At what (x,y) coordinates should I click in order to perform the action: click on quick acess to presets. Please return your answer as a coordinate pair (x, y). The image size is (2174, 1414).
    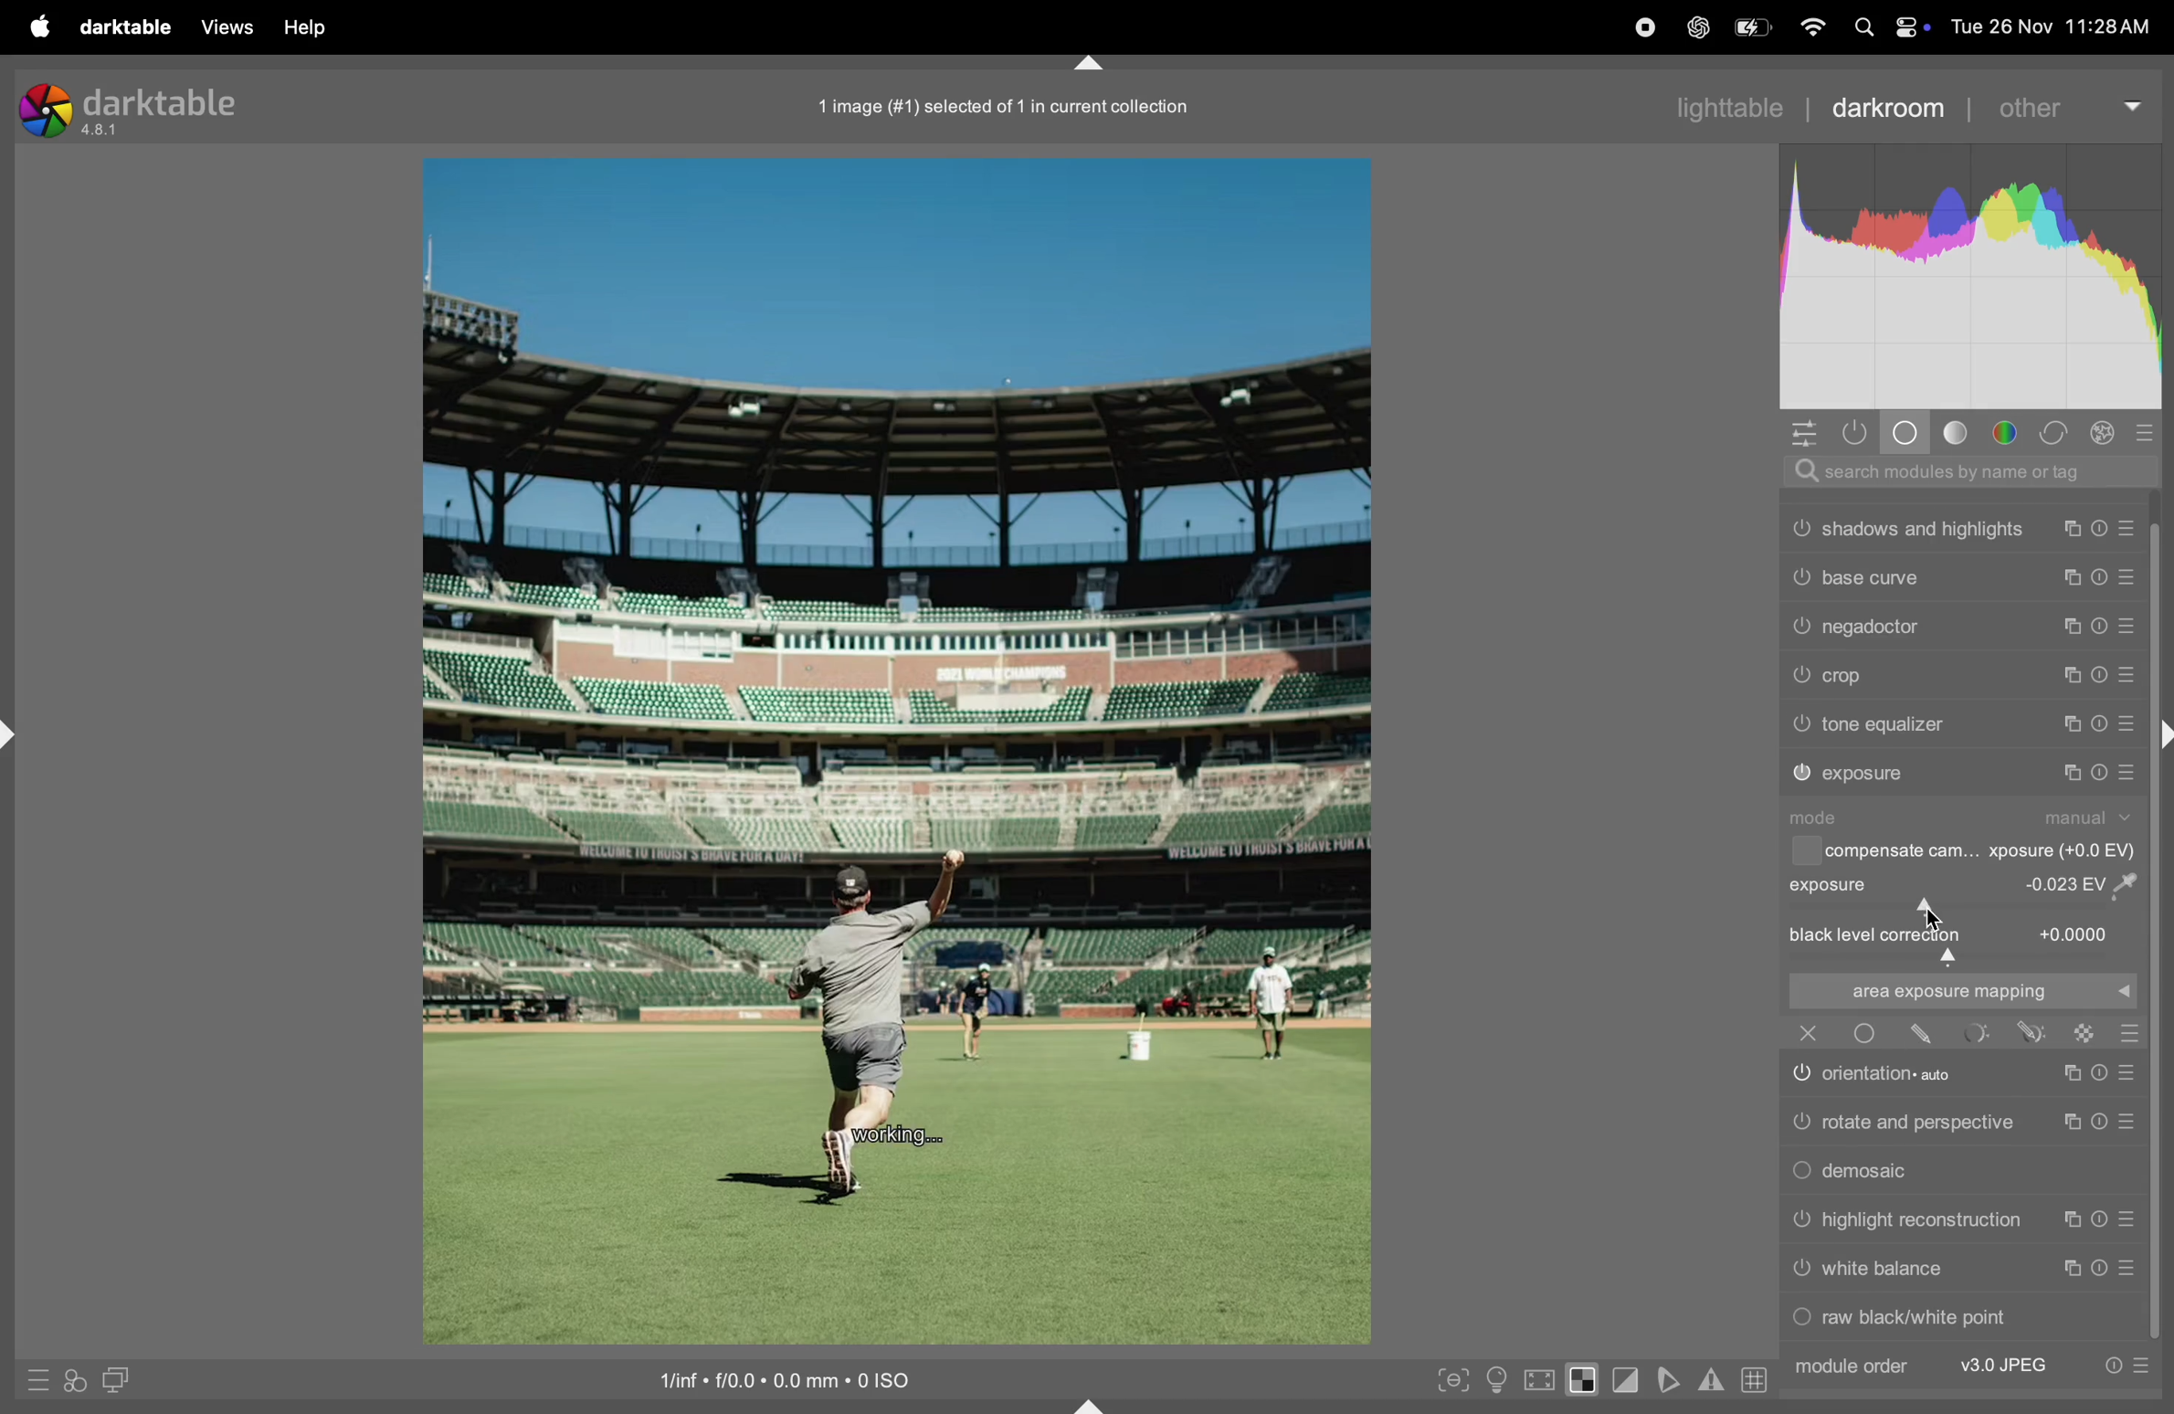
    Looking at the image, I should click on (33, 1379).